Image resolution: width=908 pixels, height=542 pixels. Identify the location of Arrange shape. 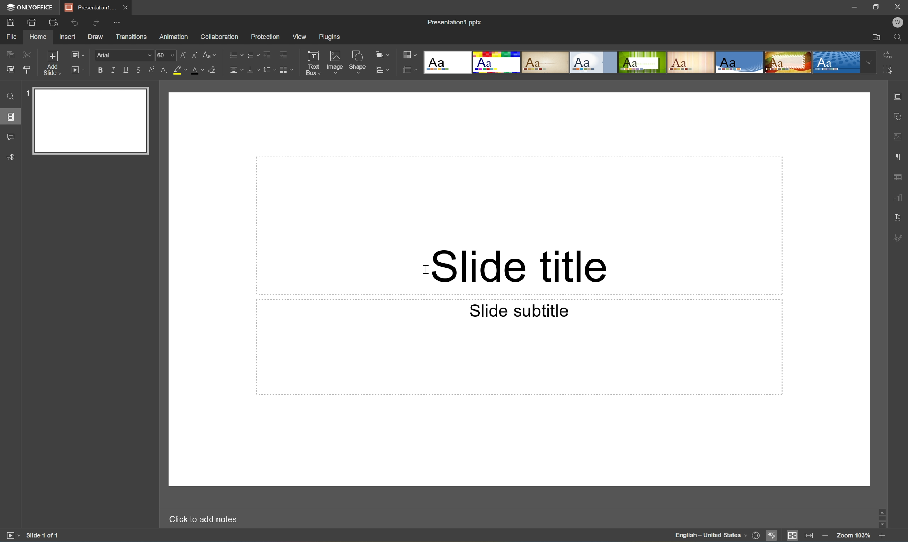
(382, 54).